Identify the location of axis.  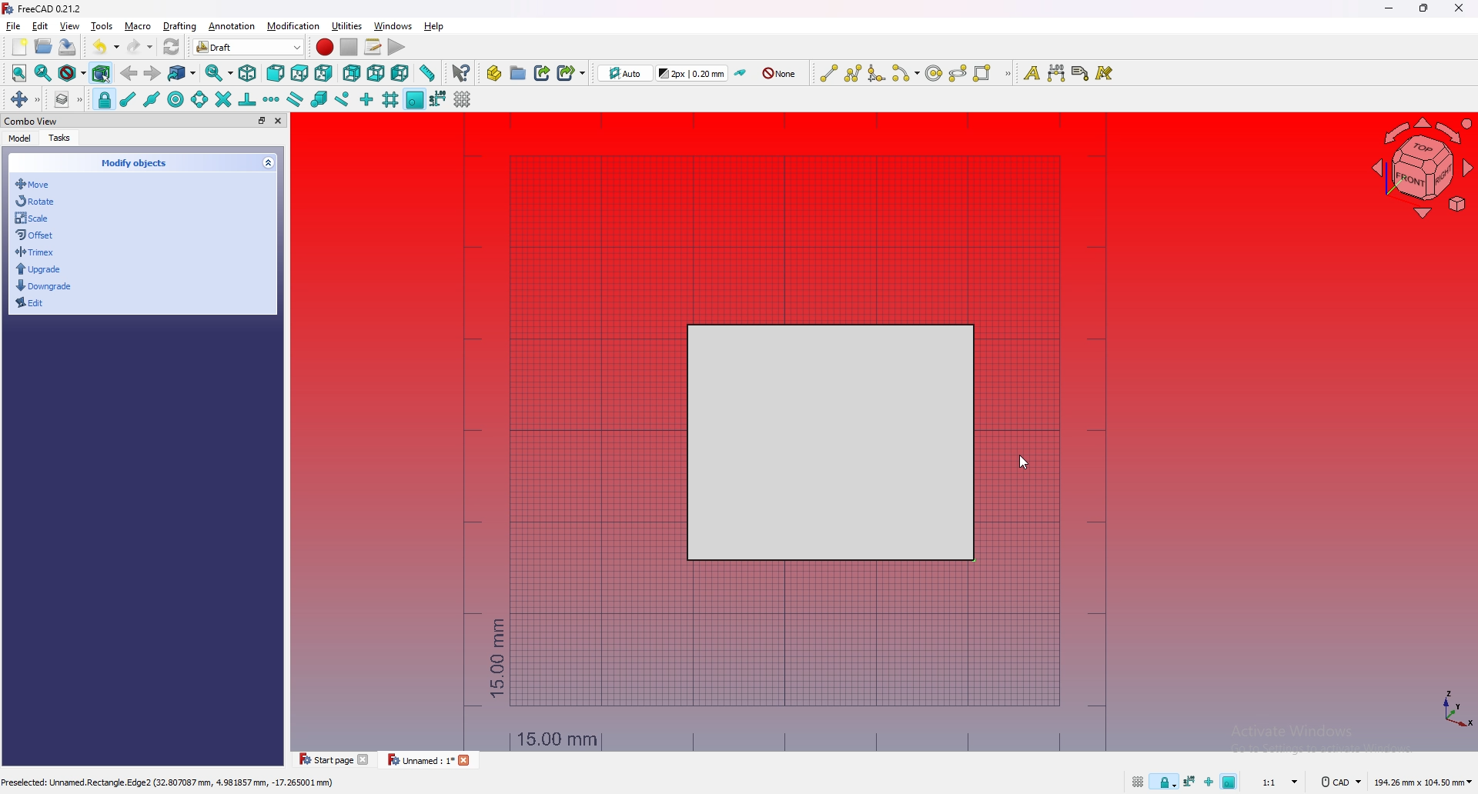
(1453, 708).